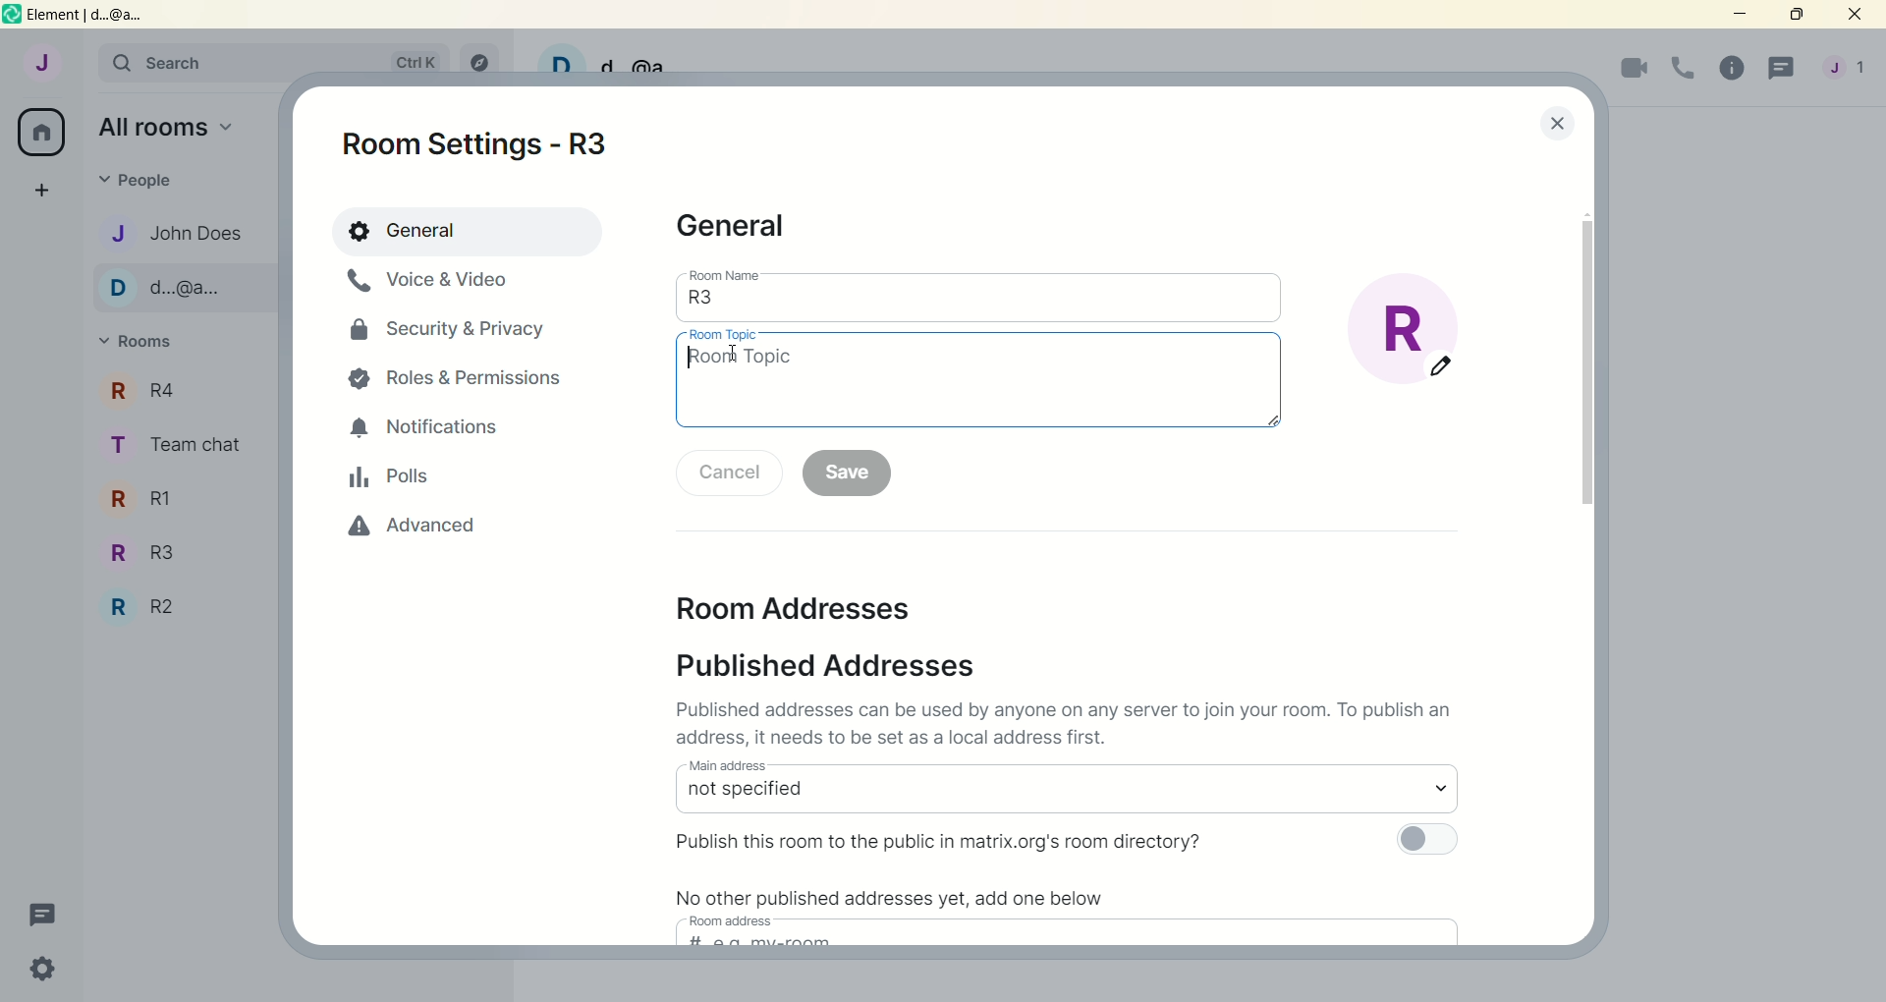 This screenshot has height=1002, width=1886. What do you see at coordinates (179, 552) in the screenshot?
I see `R3` at bounding box center [179, 552].